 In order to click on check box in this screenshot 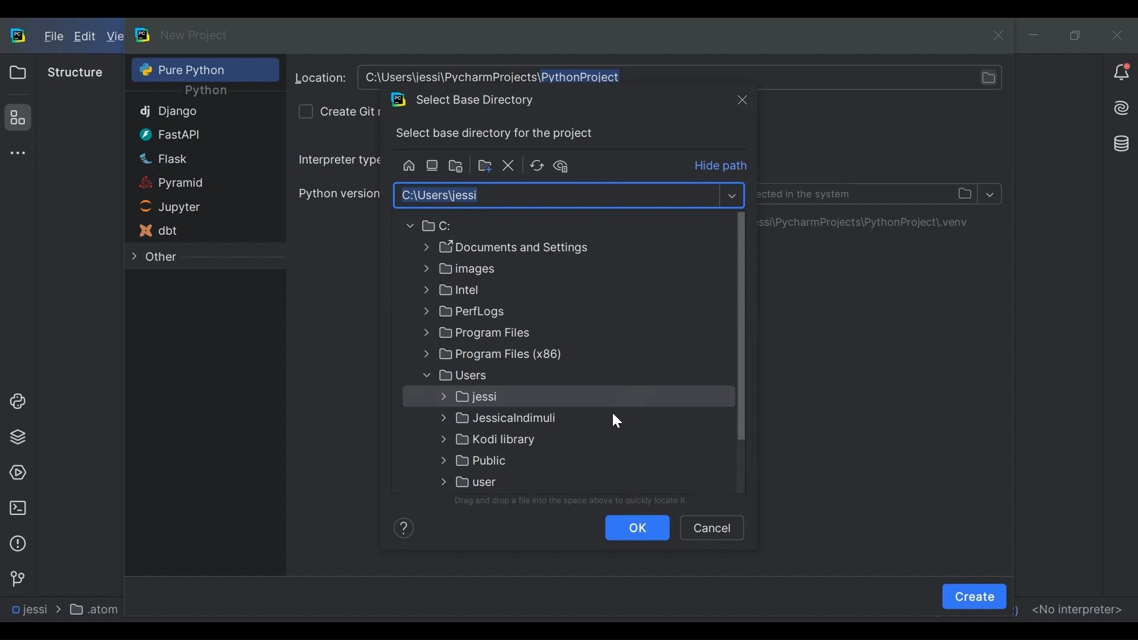, I will do `click(305, 111)`.